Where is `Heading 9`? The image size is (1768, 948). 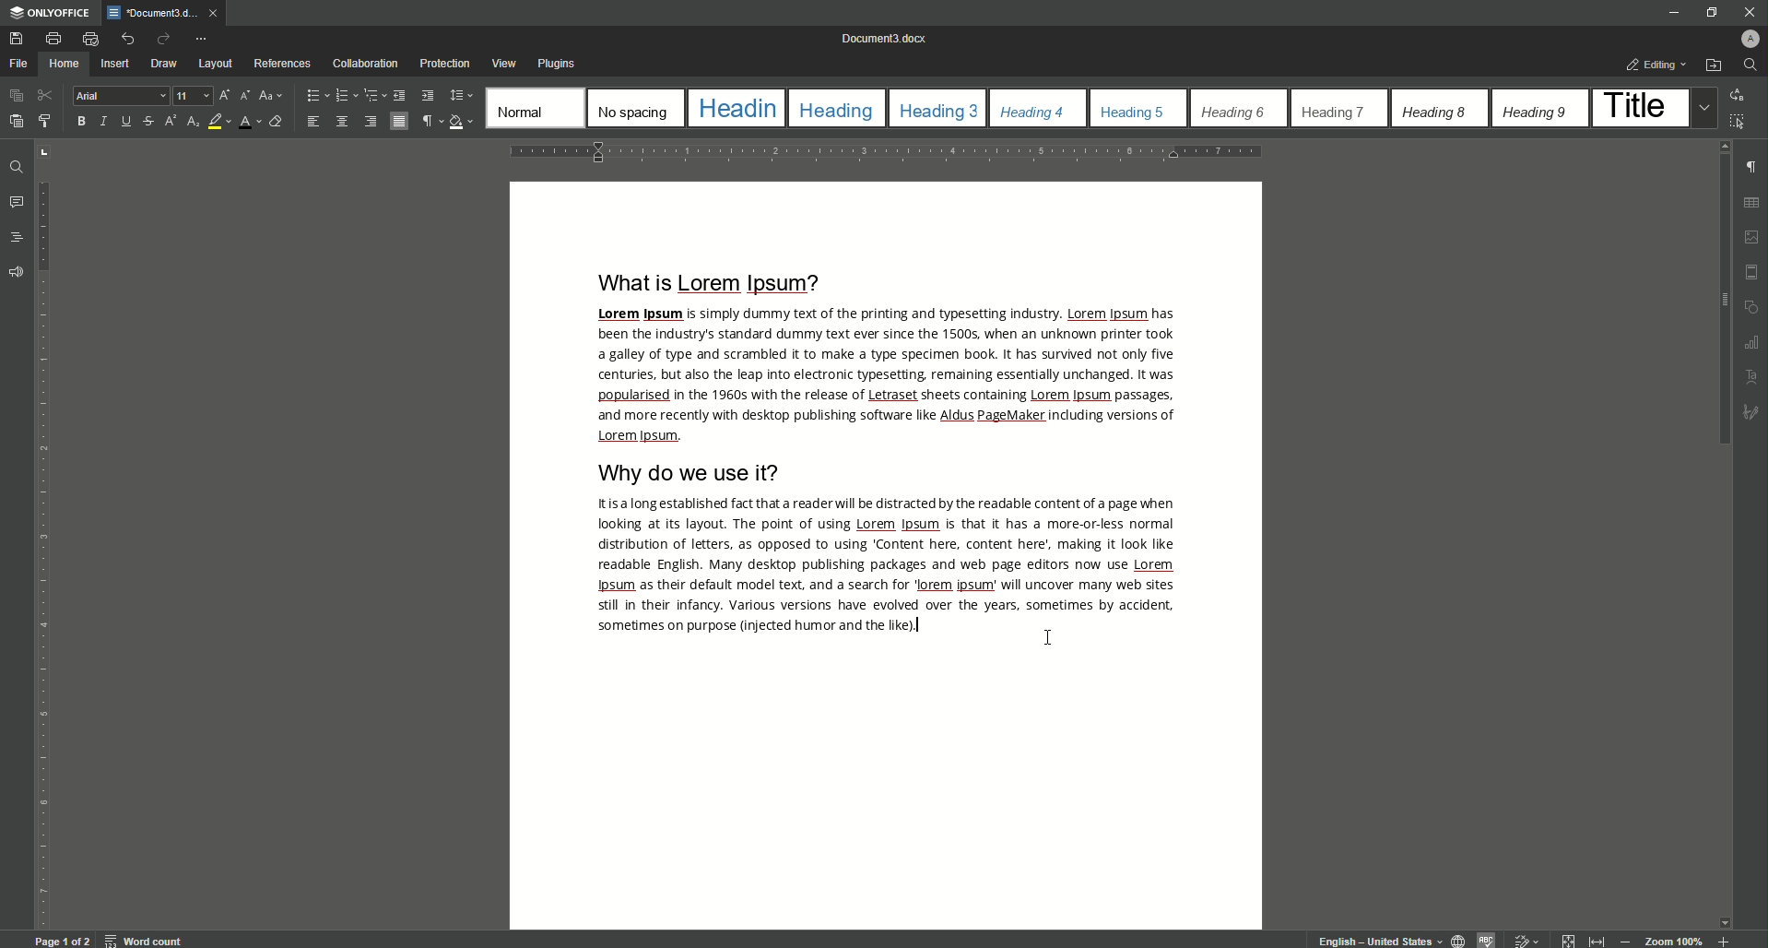
Heading 9 is located at coordinates (1536, 113).